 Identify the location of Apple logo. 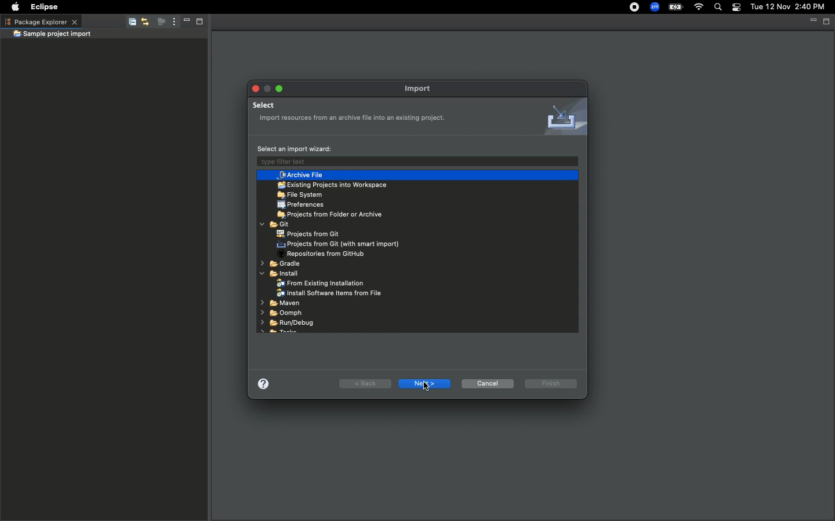
(15, 6).